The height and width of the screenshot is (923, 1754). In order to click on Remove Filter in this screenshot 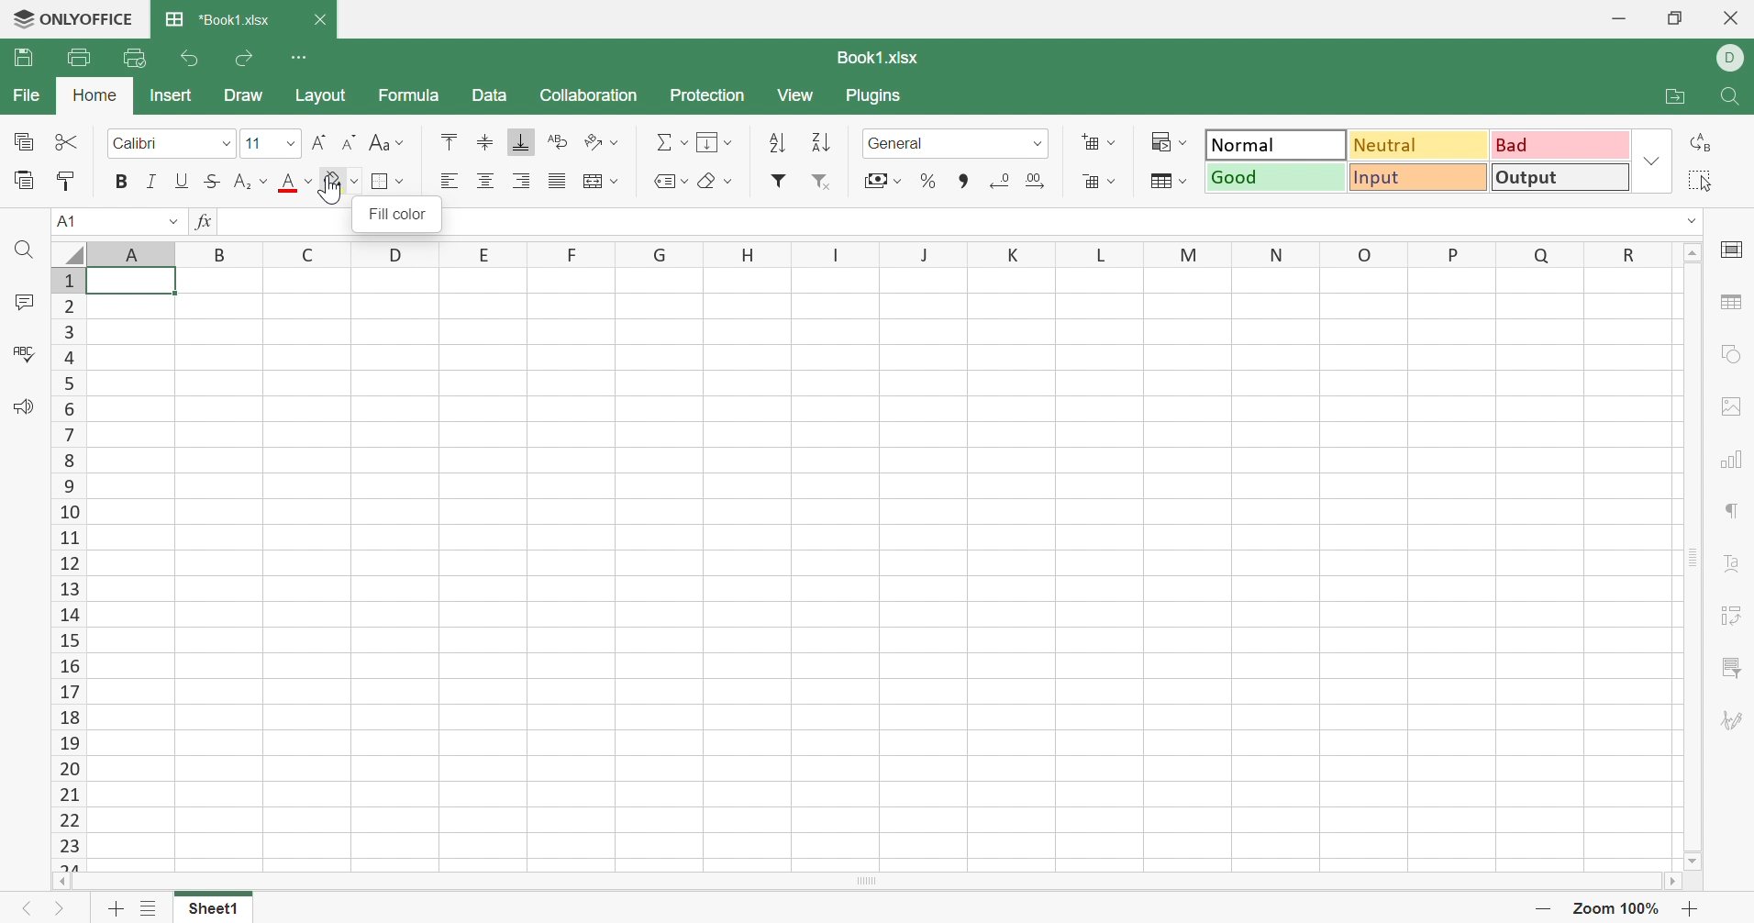, I will do `click(820, 179)`.